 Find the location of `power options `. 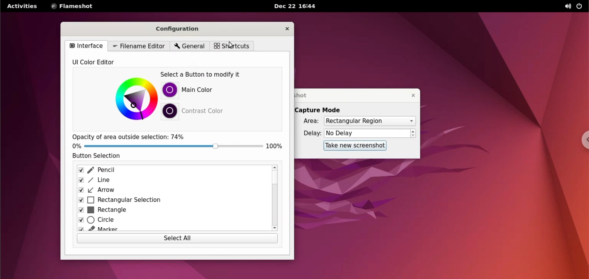

power options  is located at coordinates (580, 6).